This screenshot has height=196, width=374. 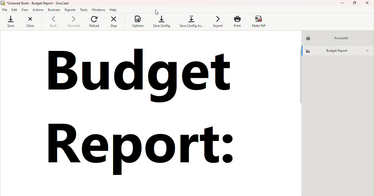 I want to click on Options, so click(x=138, y=22).